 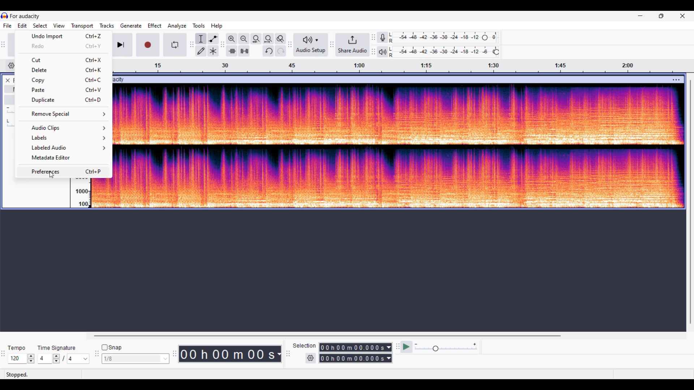 I want to click on Zoom out, so click(x=244, y=39).